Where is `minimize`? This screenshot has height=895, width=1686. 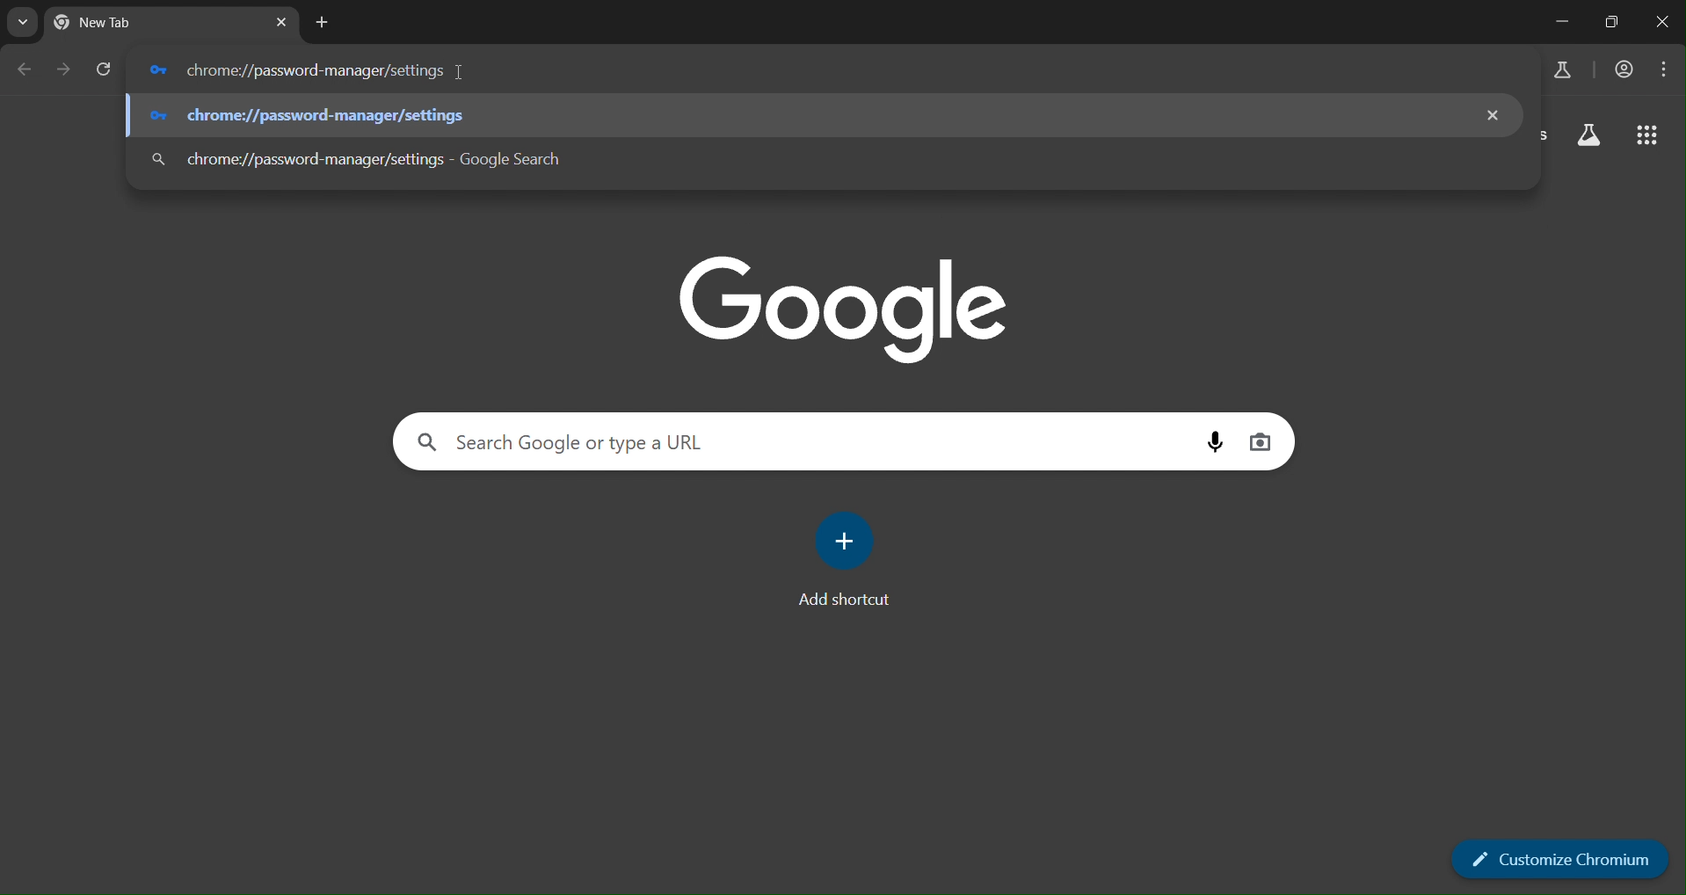 minimize is located at coordinates (1559, 21).